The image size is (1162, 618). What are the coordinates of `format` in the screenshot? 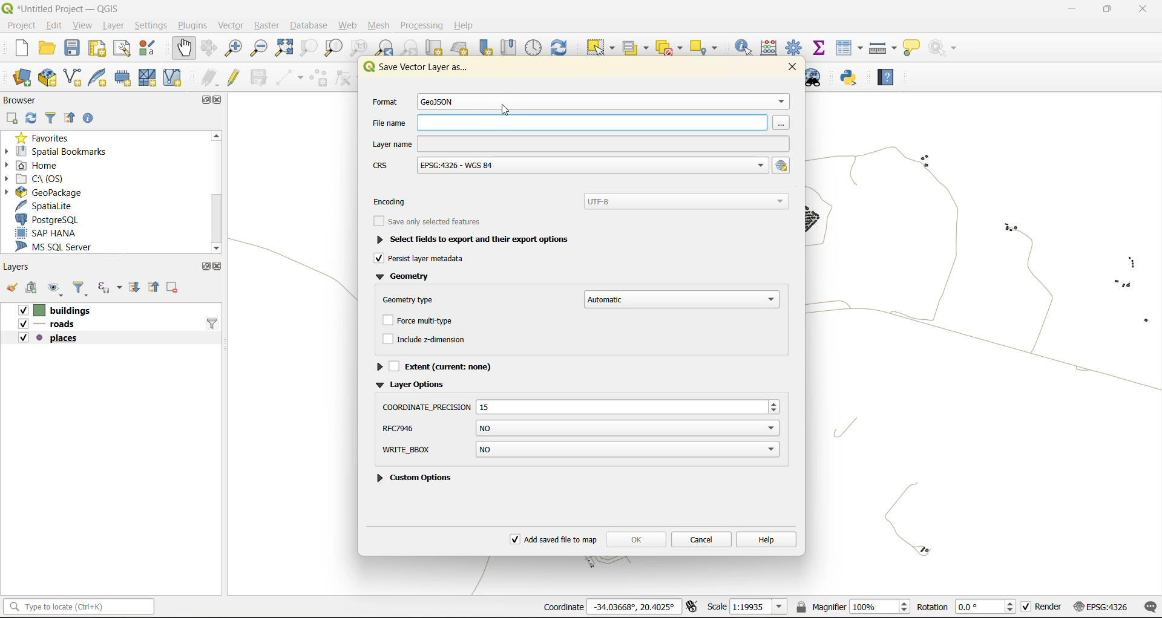 It's located at (582, 100).